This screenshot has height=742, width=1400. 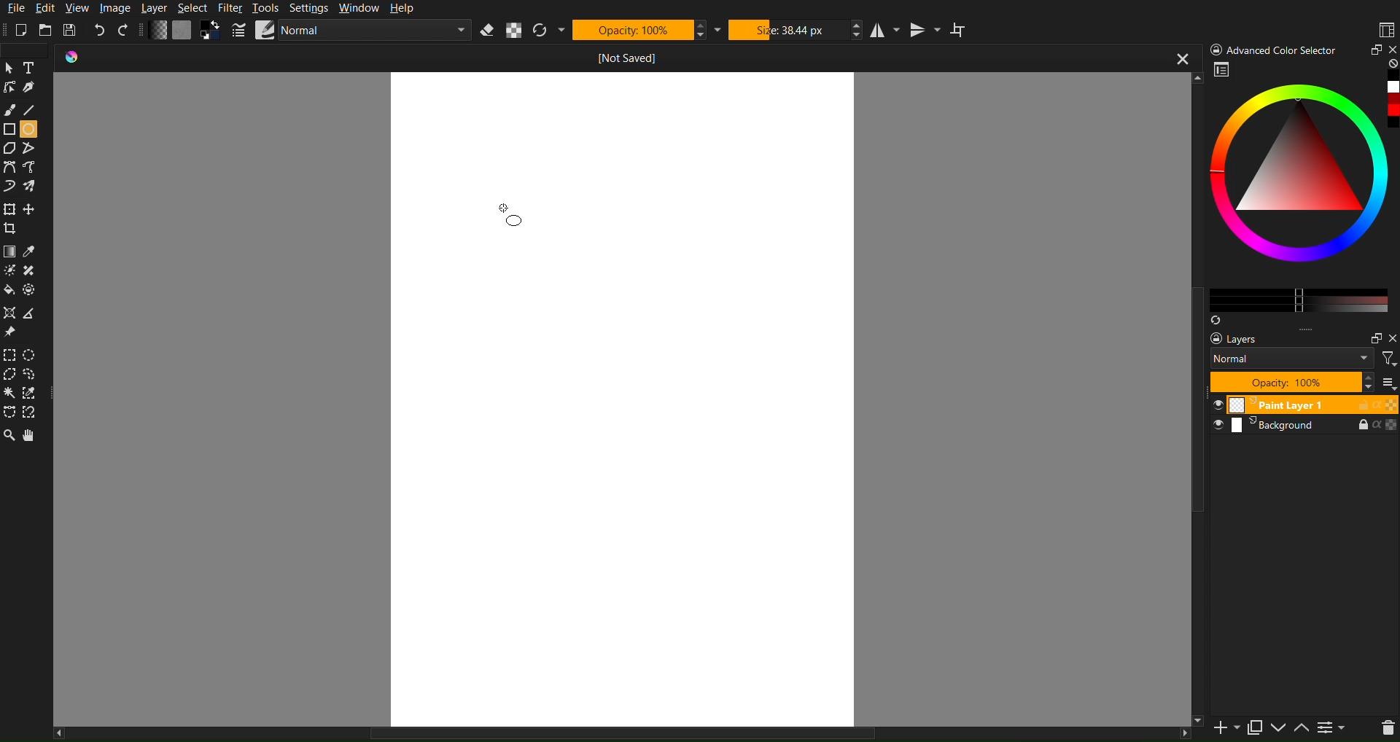 What do you see at coordinates (31, 252) in the screenshot?
I see `Color drop` at bounding box center [31, 252].